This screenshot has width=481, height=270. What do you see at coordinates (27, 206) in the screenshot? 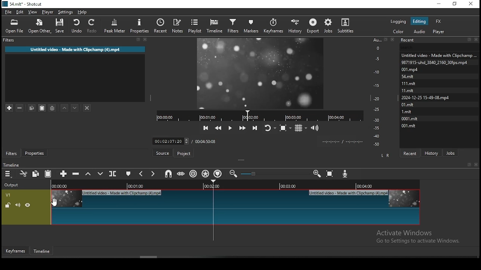
I see `(un)hide` at bounding box center [27, 206].